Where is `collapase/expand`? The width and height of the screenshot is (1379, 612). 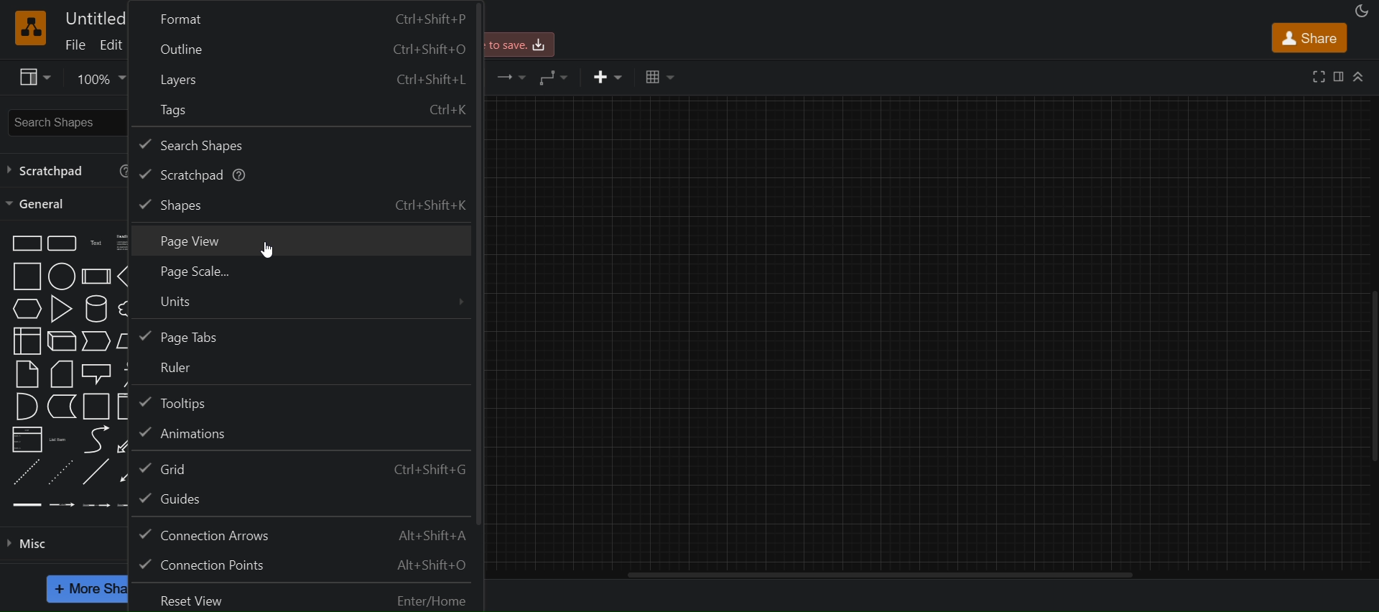 collapase/expand is located at coordinates (1359, 75).